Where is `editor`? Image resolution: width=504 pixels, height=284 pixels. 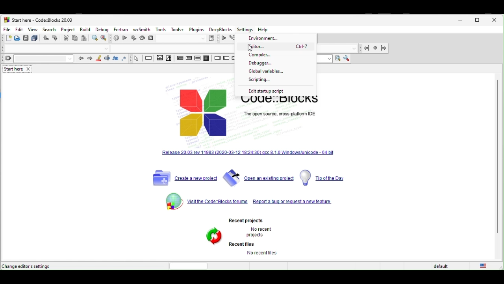 editor is located at coordinates (274, 47).